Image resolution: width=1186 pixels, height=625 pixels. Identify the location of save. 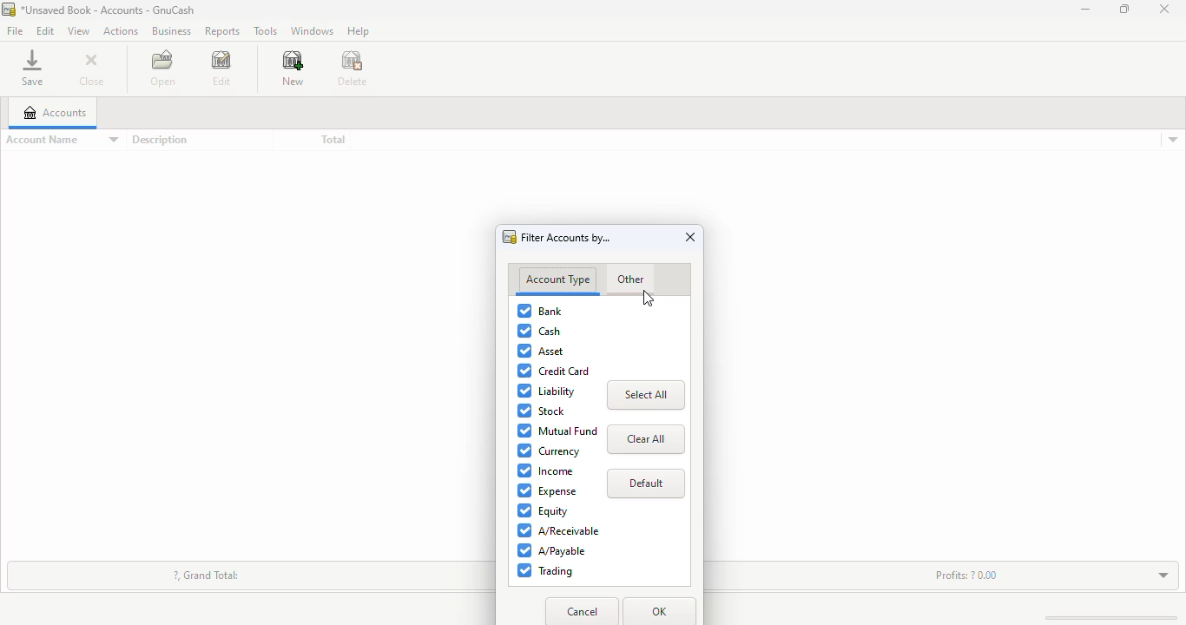
(32, 68).